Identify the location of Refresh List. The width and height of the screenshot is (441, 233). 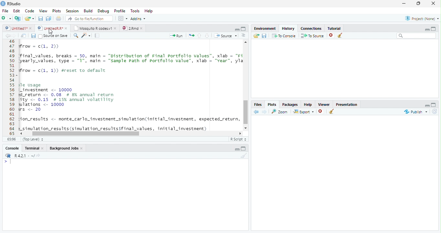
(435, 112).